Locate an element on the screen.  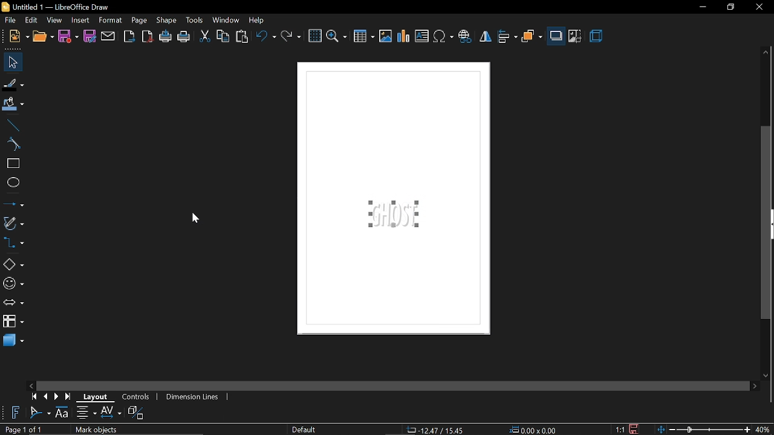
fontwork shape is located at coordinates (37, 414).